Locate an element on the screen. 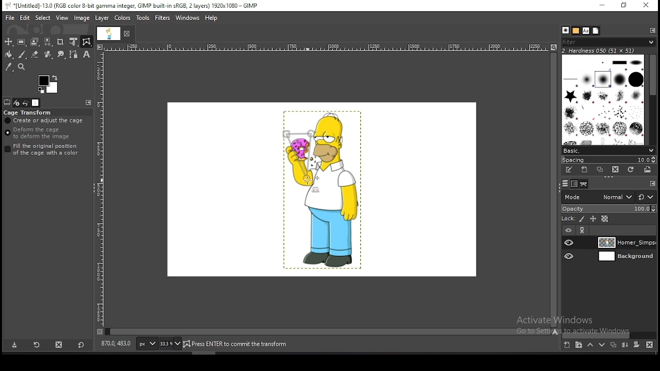 The image size is (660, 371). 735.0, 195.0 is located at coordinates (116, 343).